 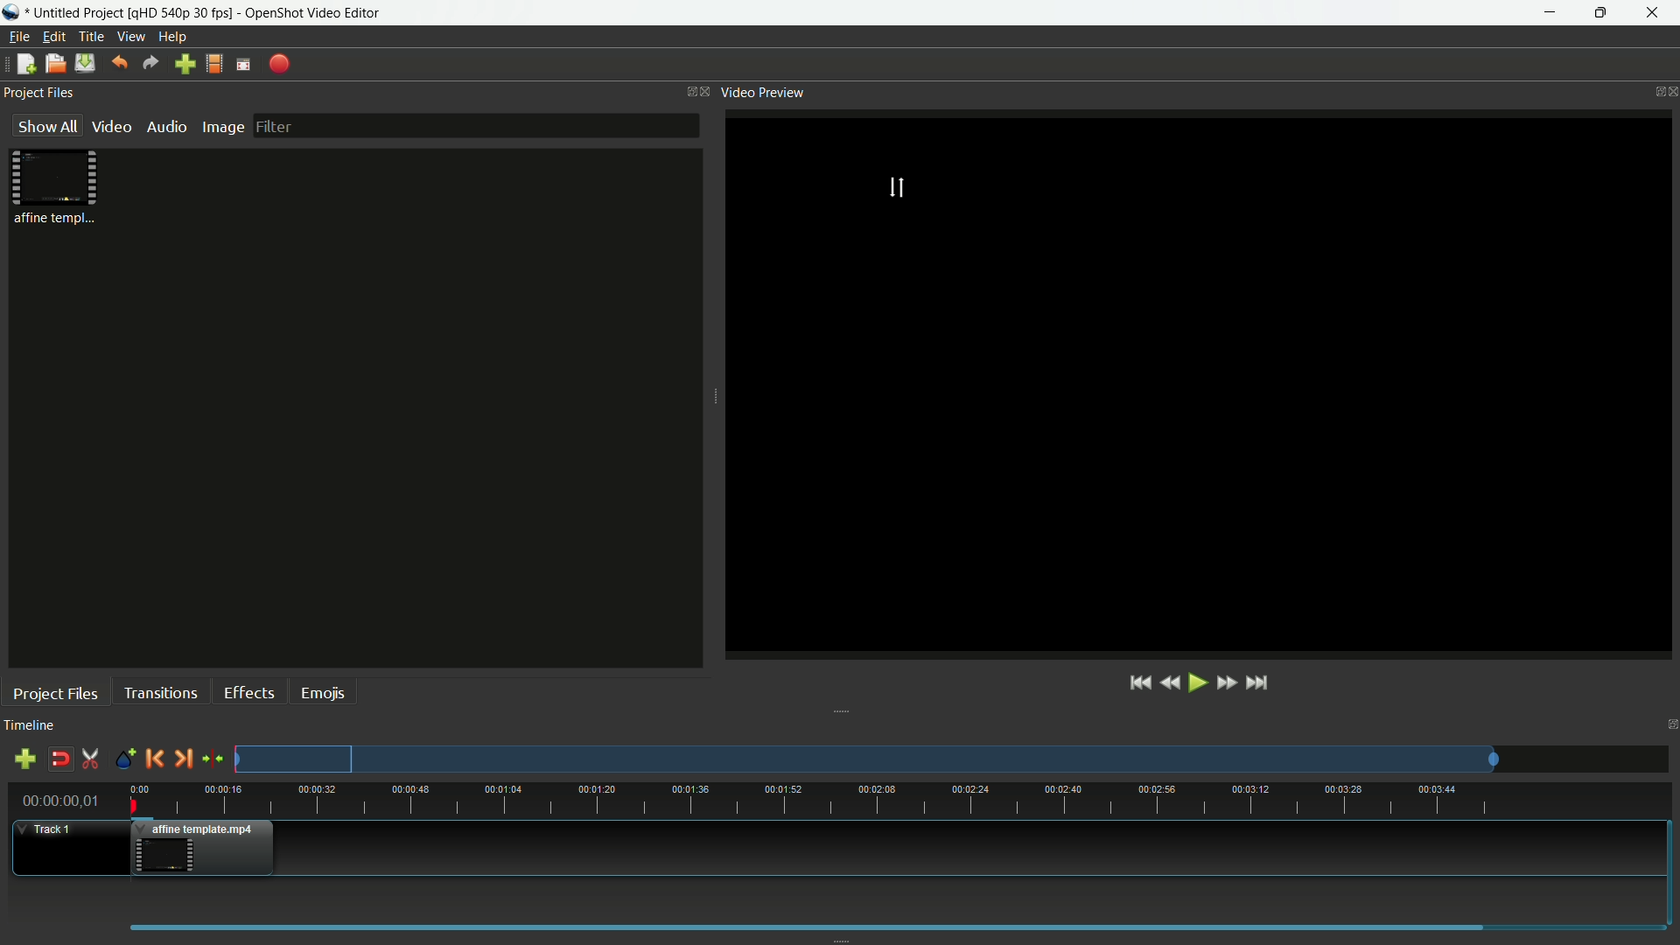 What do you see at coordinates (75, 13) in the screenshot?
I see `project name` at bounding box center [75, 13].